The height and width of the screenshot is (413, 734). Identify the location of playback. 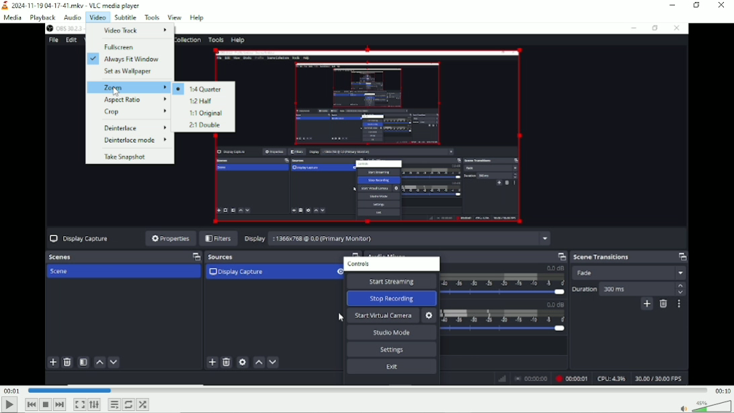
(42, 17).